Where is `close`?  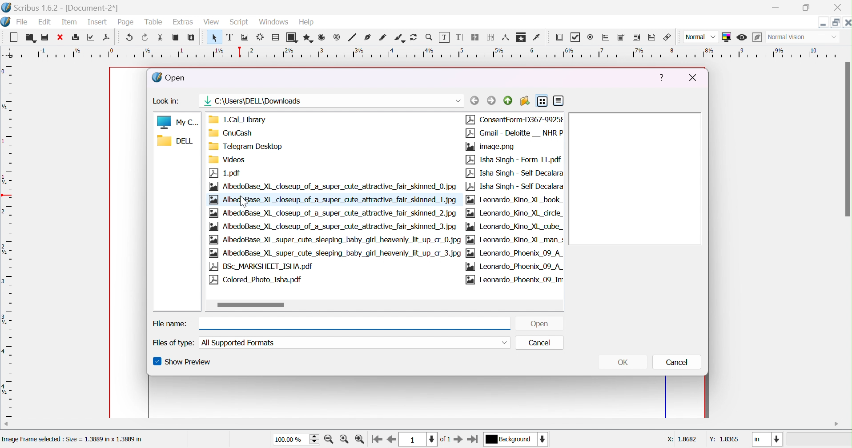
close is located at coordinates (693, 77).